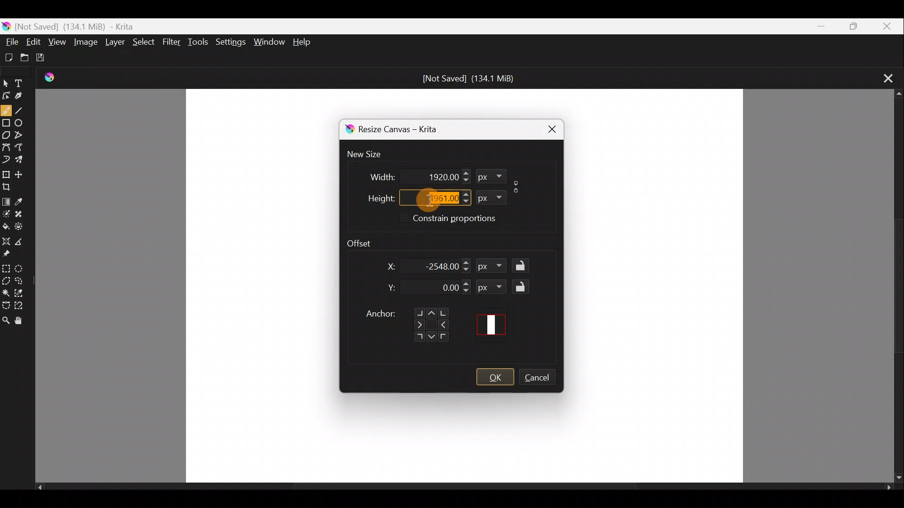  Describe the element at coordinates (7, 81) in the screenshot. I see `Select shapes tool` at that location.